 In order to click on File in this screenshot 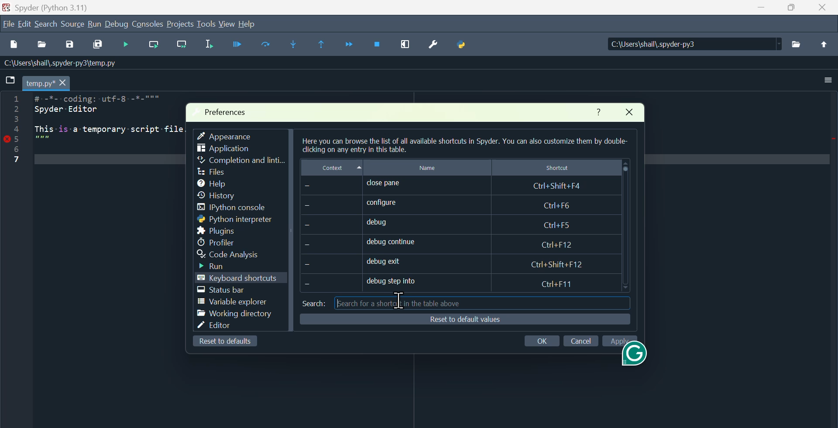, I will do `click(8, 23)`.